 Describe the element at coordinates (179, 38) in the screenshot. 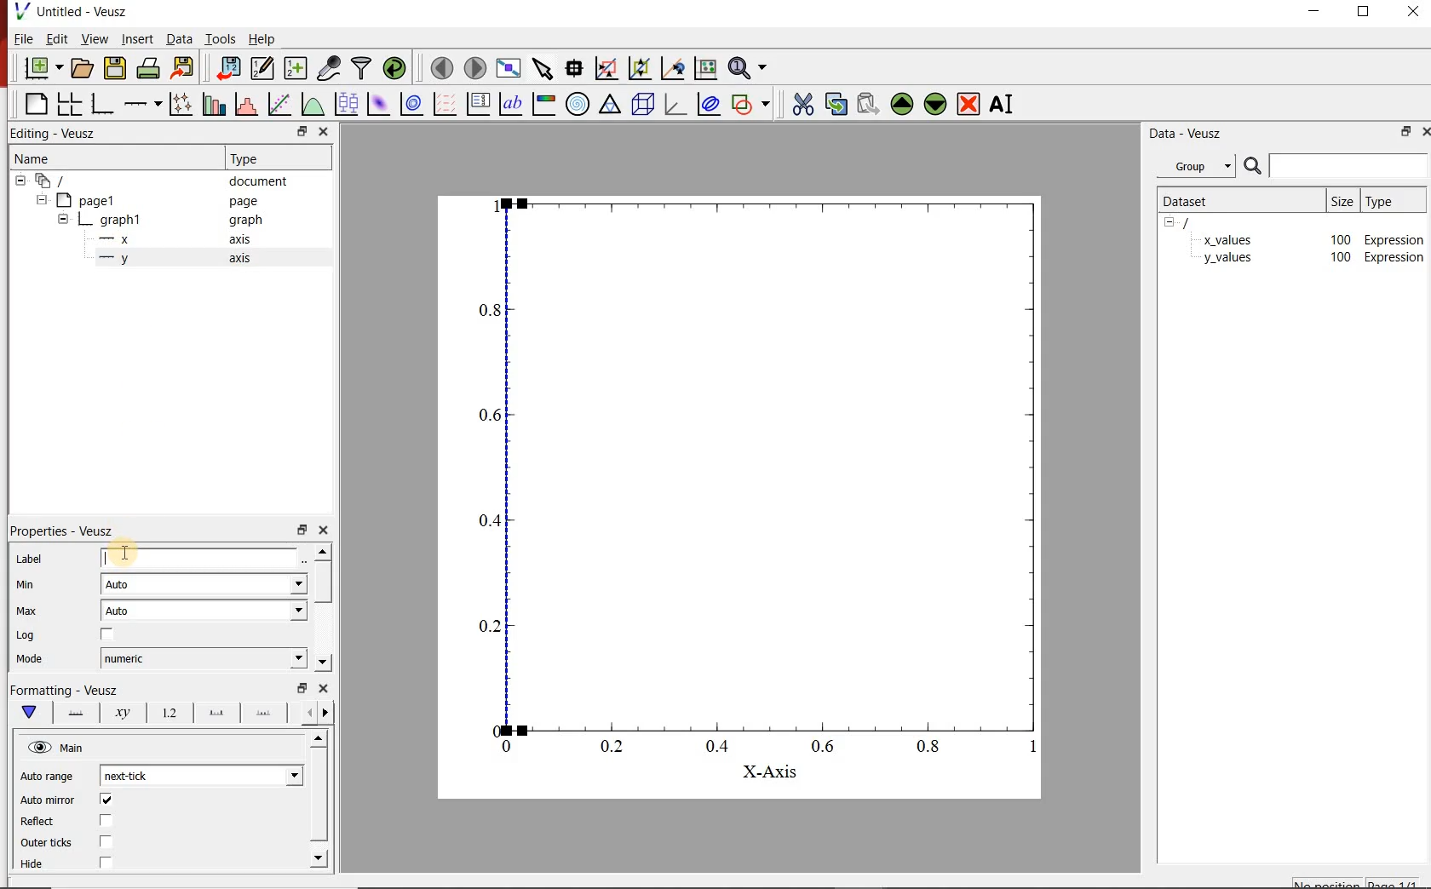

I see `data` at that location.